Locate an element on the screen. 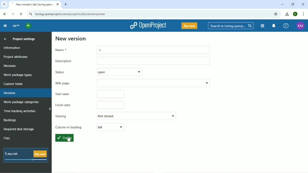 This screenshot has width=308, height=173. Information is located at coordinates (13, 48).